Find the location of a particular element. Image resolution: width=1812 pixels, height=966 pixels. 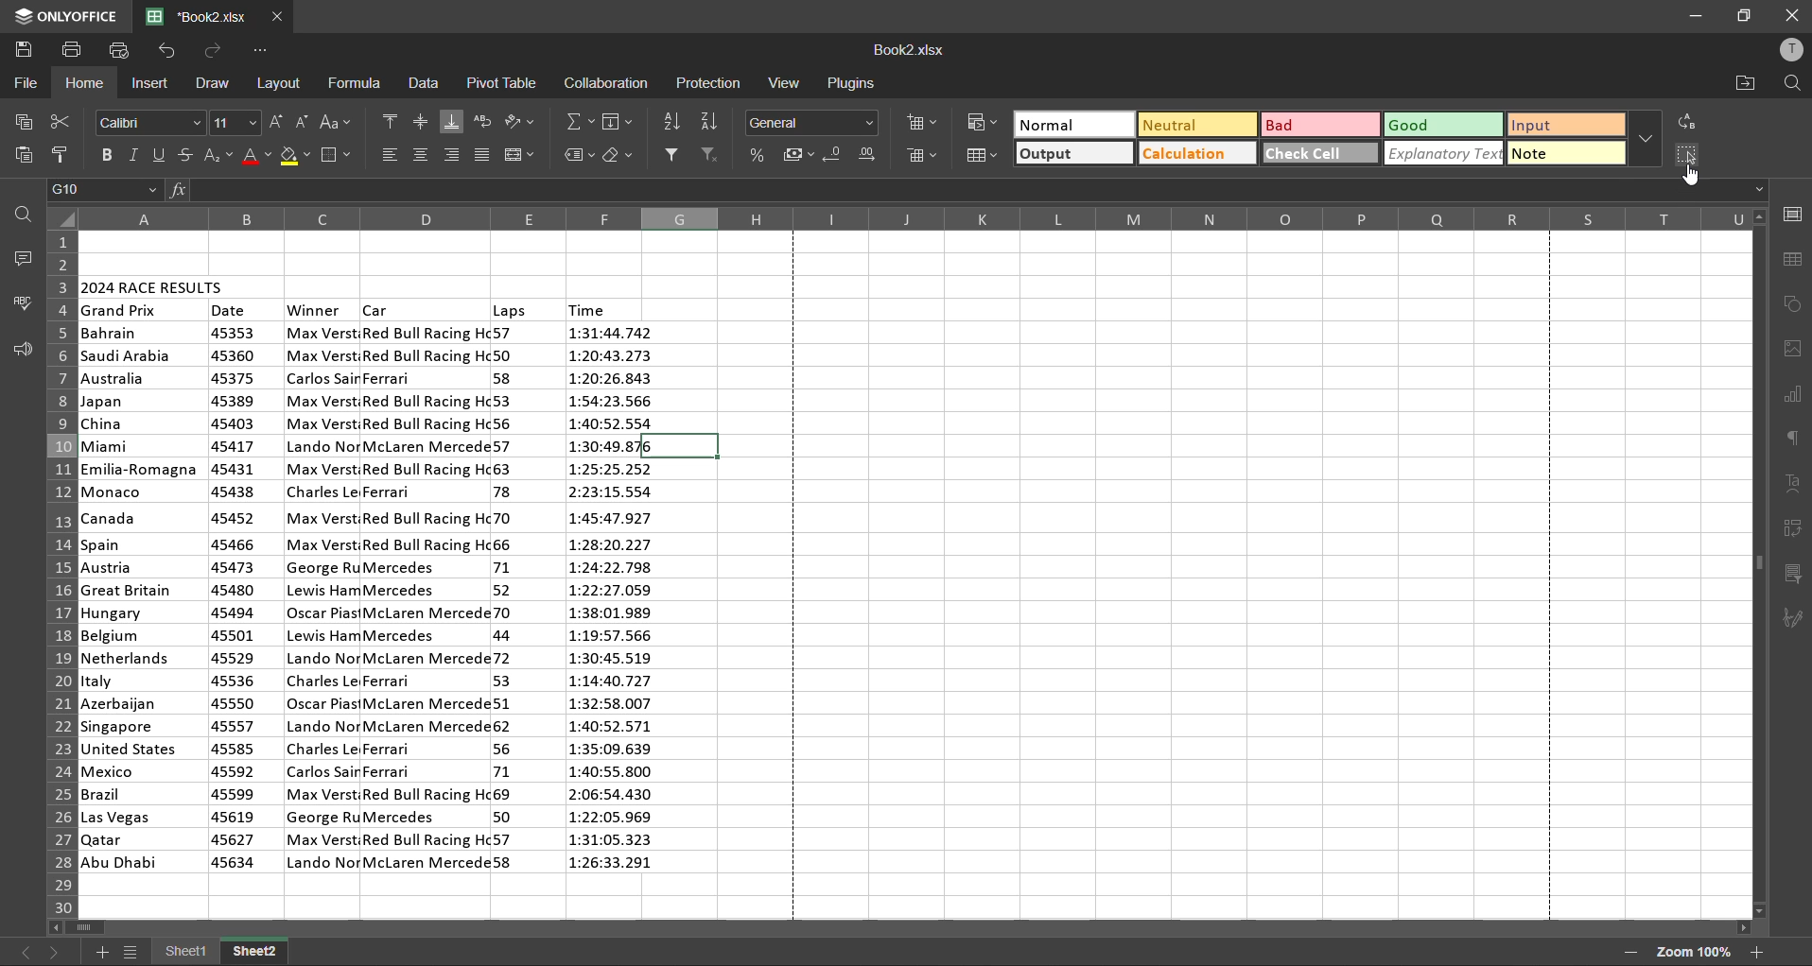

zoom factor is located at coordinates (1696, 952).